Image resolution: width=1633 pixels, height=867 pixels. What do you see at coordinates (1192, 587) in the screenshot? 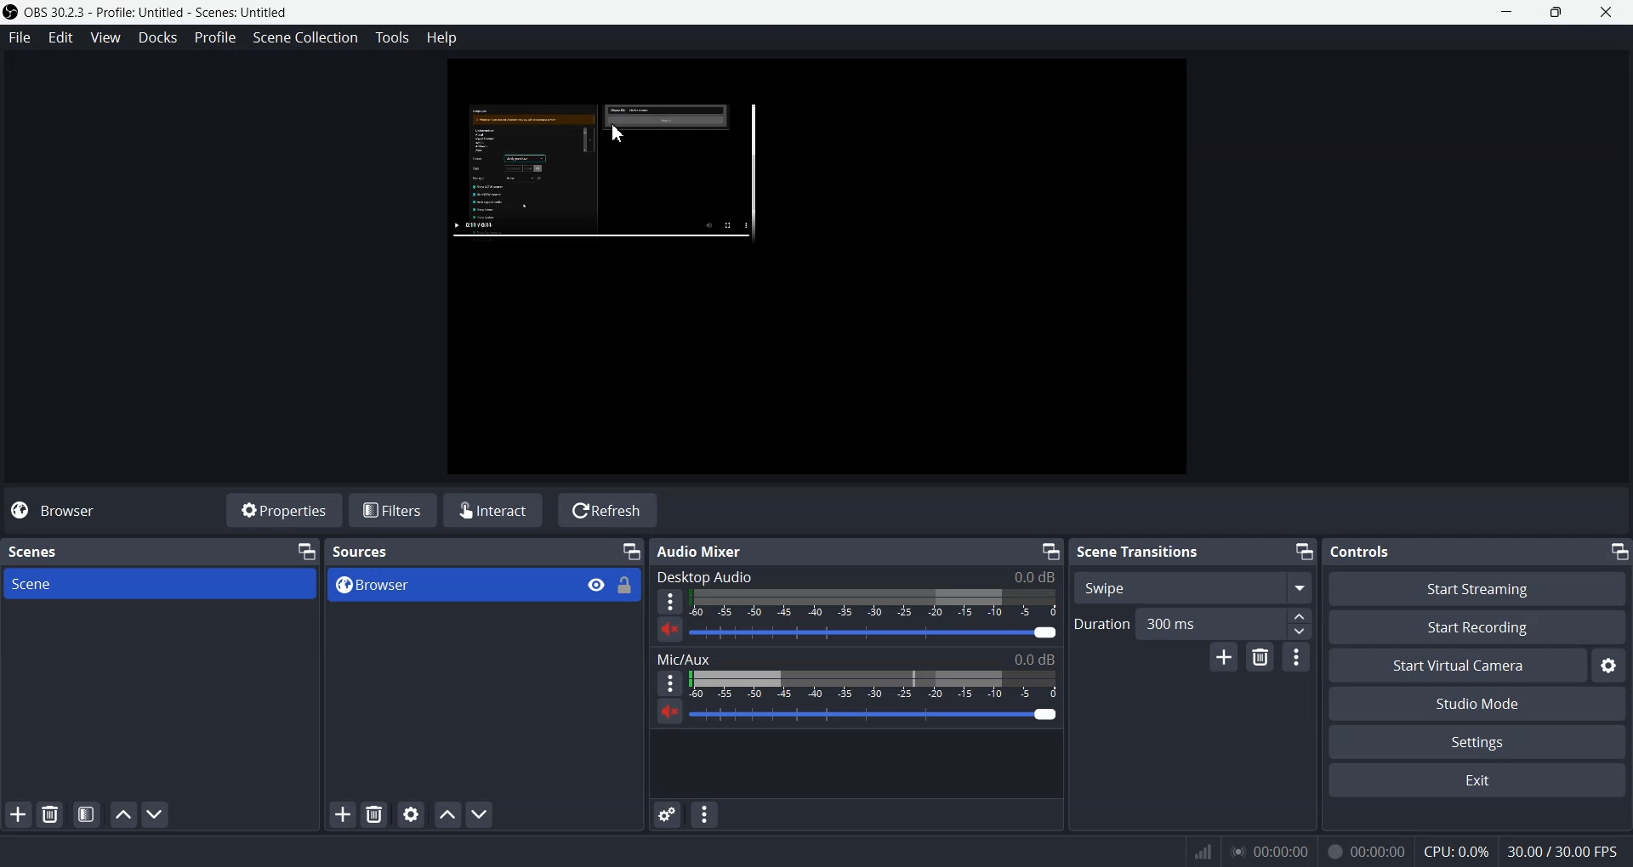
I see `Swipe` at bounding box center [1192, 587].